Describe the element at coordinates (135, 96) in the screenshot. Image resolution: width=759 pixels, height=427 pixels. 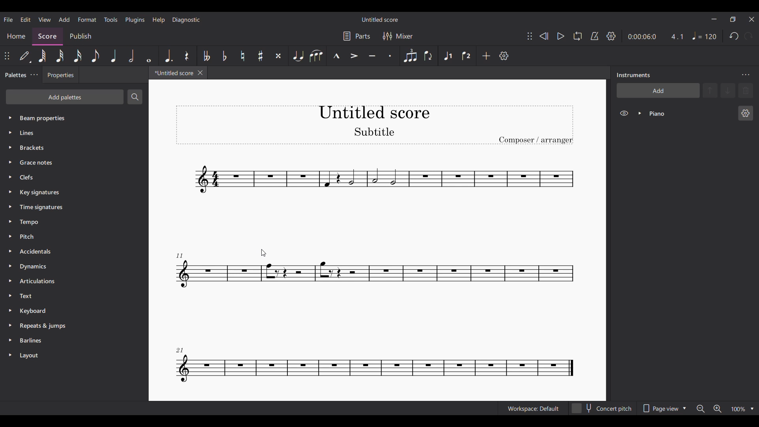
I see `Search palette` at that location.